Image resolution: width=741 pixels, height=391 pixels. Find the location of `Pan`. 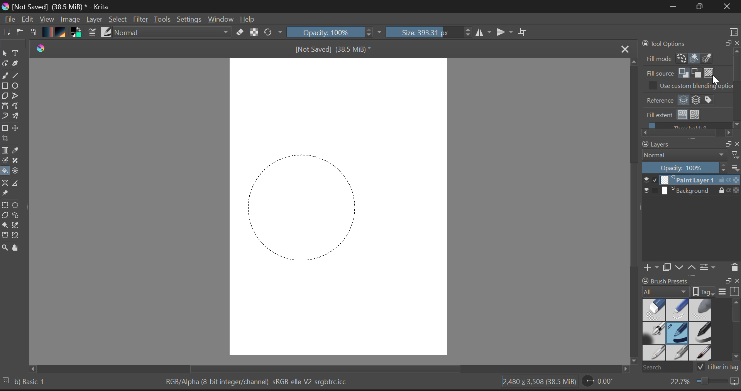

Pan is located at coordinates (17, 248).